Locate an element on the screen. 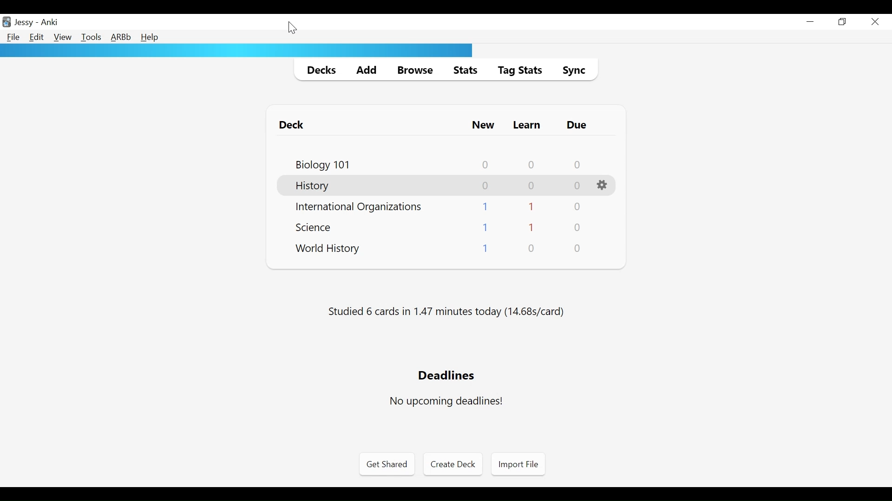 The image size is (892, 501). Learn Card Count is located at coordinates (531, 227).